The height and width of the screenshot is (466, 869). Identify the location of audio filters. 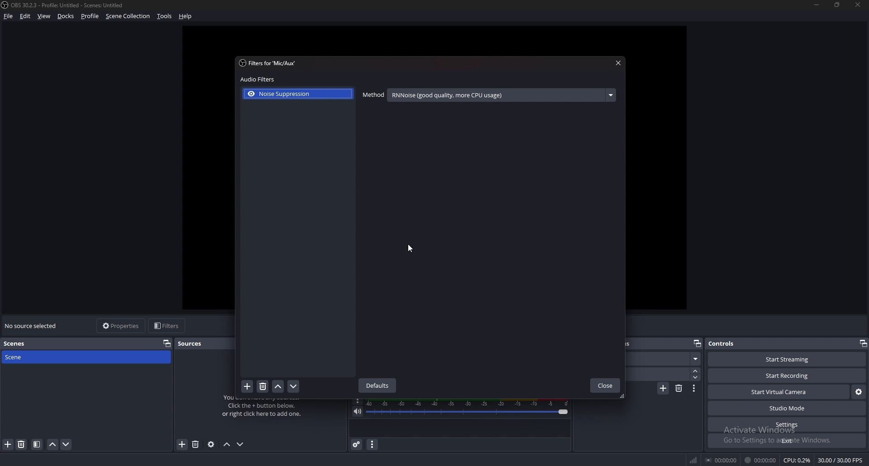
(261, 80).